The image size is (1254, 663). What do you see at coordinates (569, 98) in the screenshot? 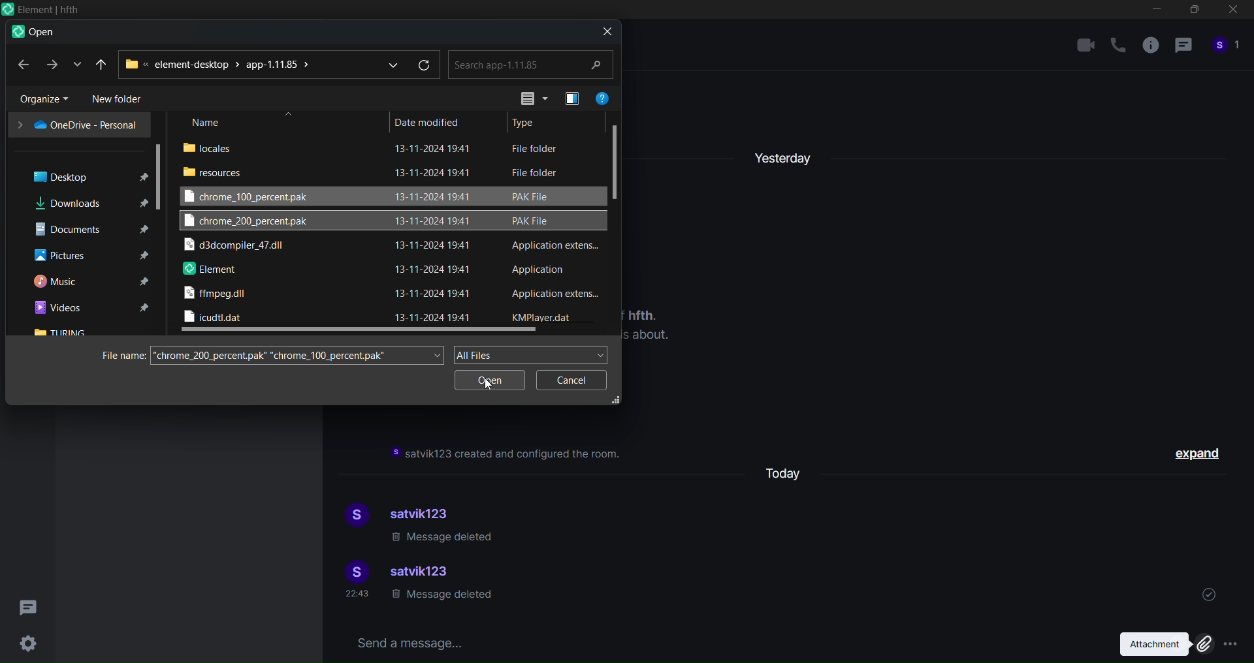
I see `preview pane` at bounding box center [569, 98].